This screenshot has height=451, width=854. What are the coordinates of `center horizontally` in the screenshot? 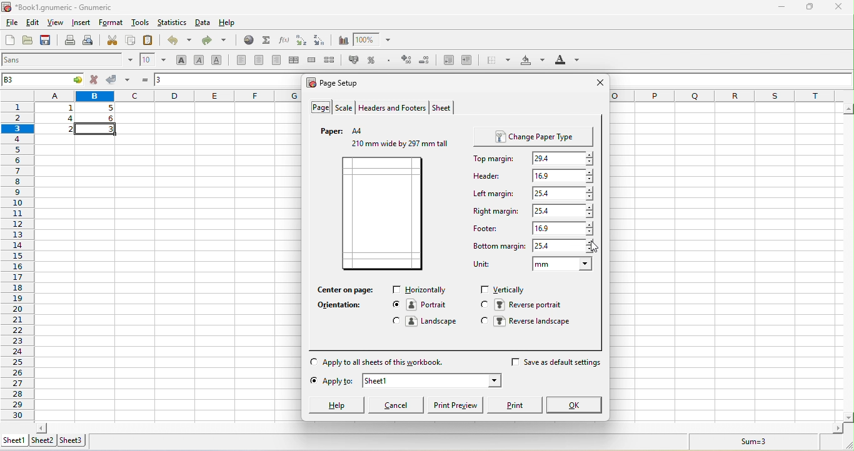 It's located at (293, 61).